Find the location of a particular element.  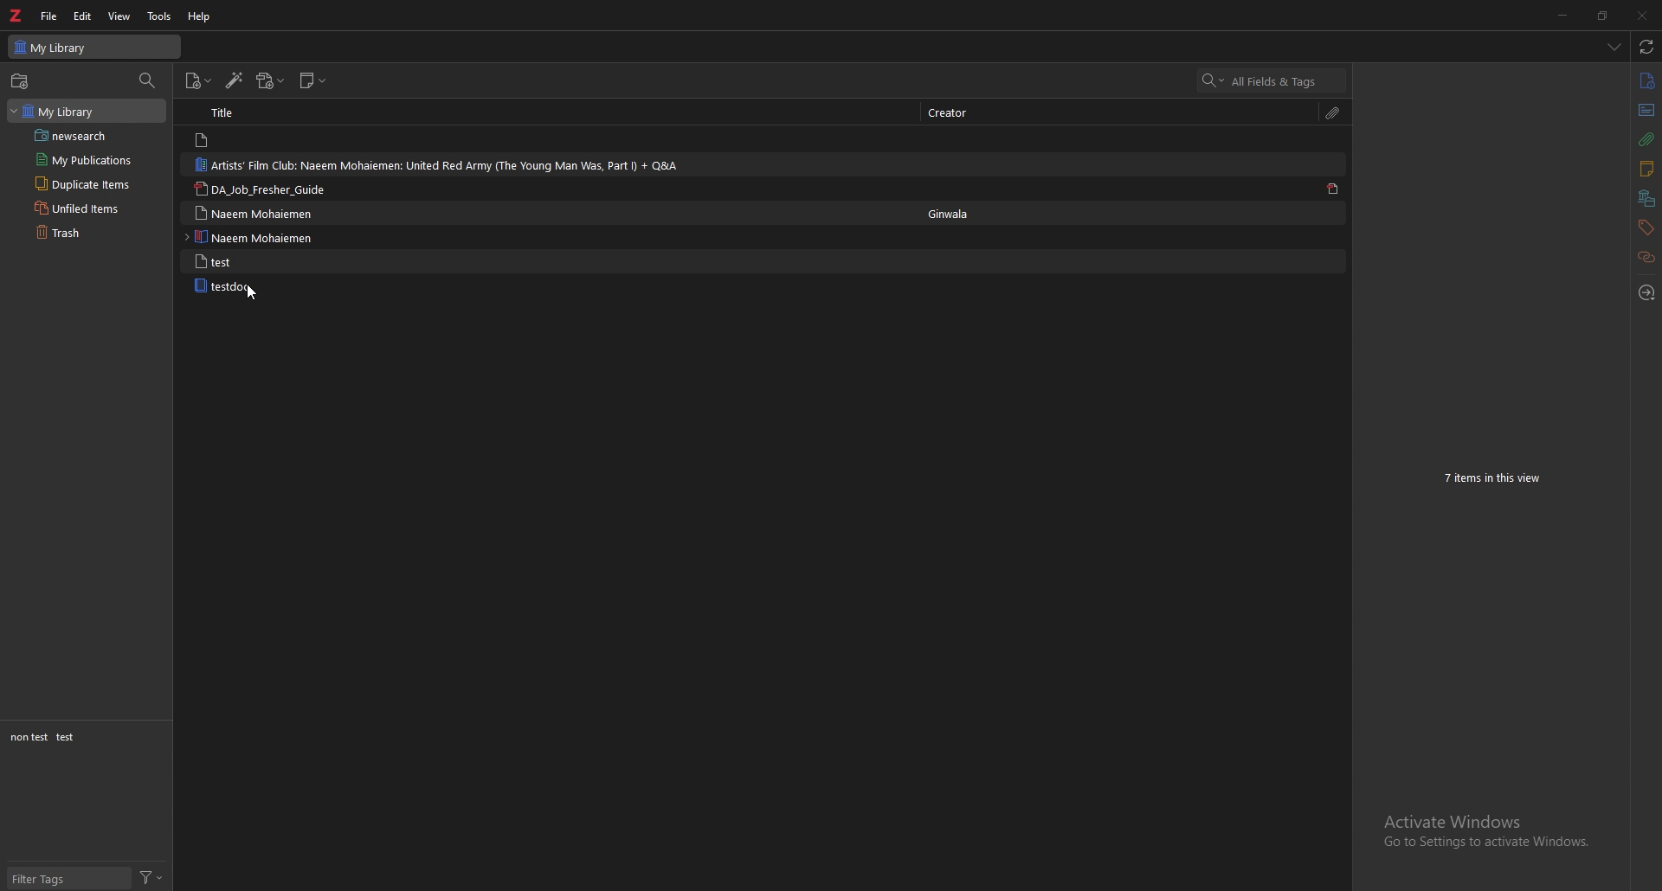

note is located at coordinates (239, 140).